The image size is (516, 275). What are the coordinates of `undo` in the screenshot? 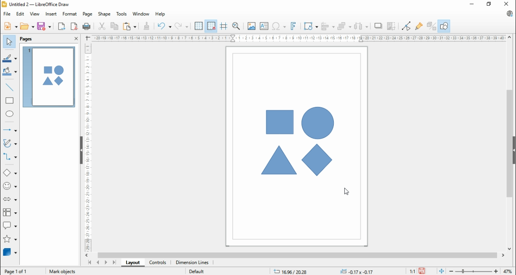 It's located at (164, 27).